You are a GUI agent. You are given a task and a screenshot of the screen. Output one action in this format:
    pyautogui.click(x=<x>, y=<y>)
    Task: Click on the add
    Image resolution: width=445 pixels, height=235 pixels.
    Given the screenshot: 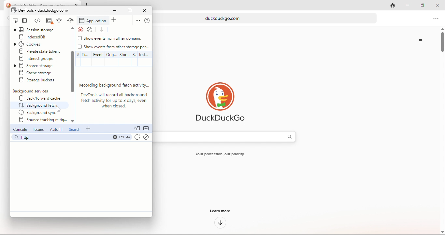 What is the action you would take?
    pyautogui.click(x=116, y=21)
    